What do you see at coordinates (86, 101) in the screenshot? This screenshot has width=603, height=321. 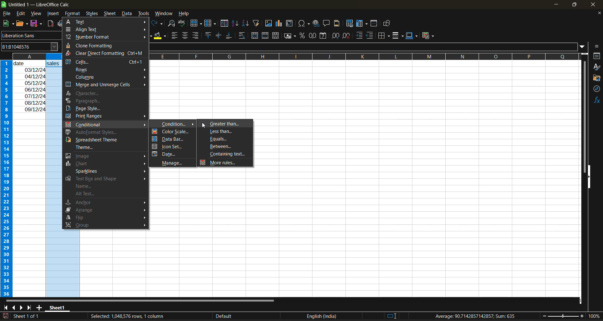 I see `paragraph` at bounding box center [86, 101].